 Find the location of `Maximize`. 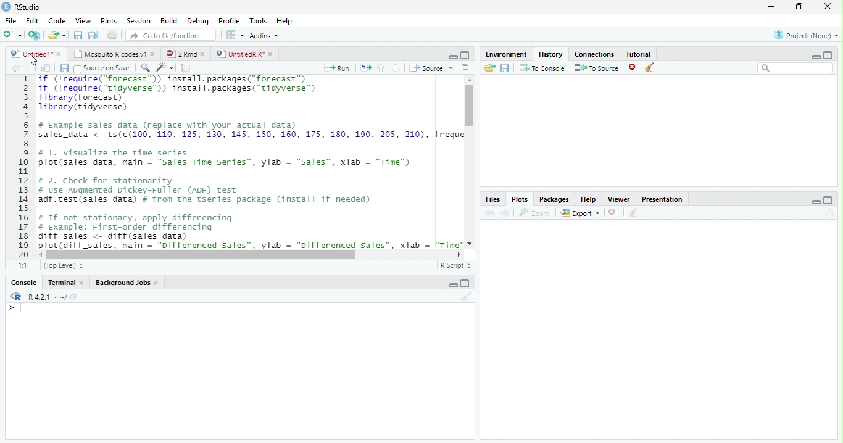

Maximize is located at coordinates (467, 284).